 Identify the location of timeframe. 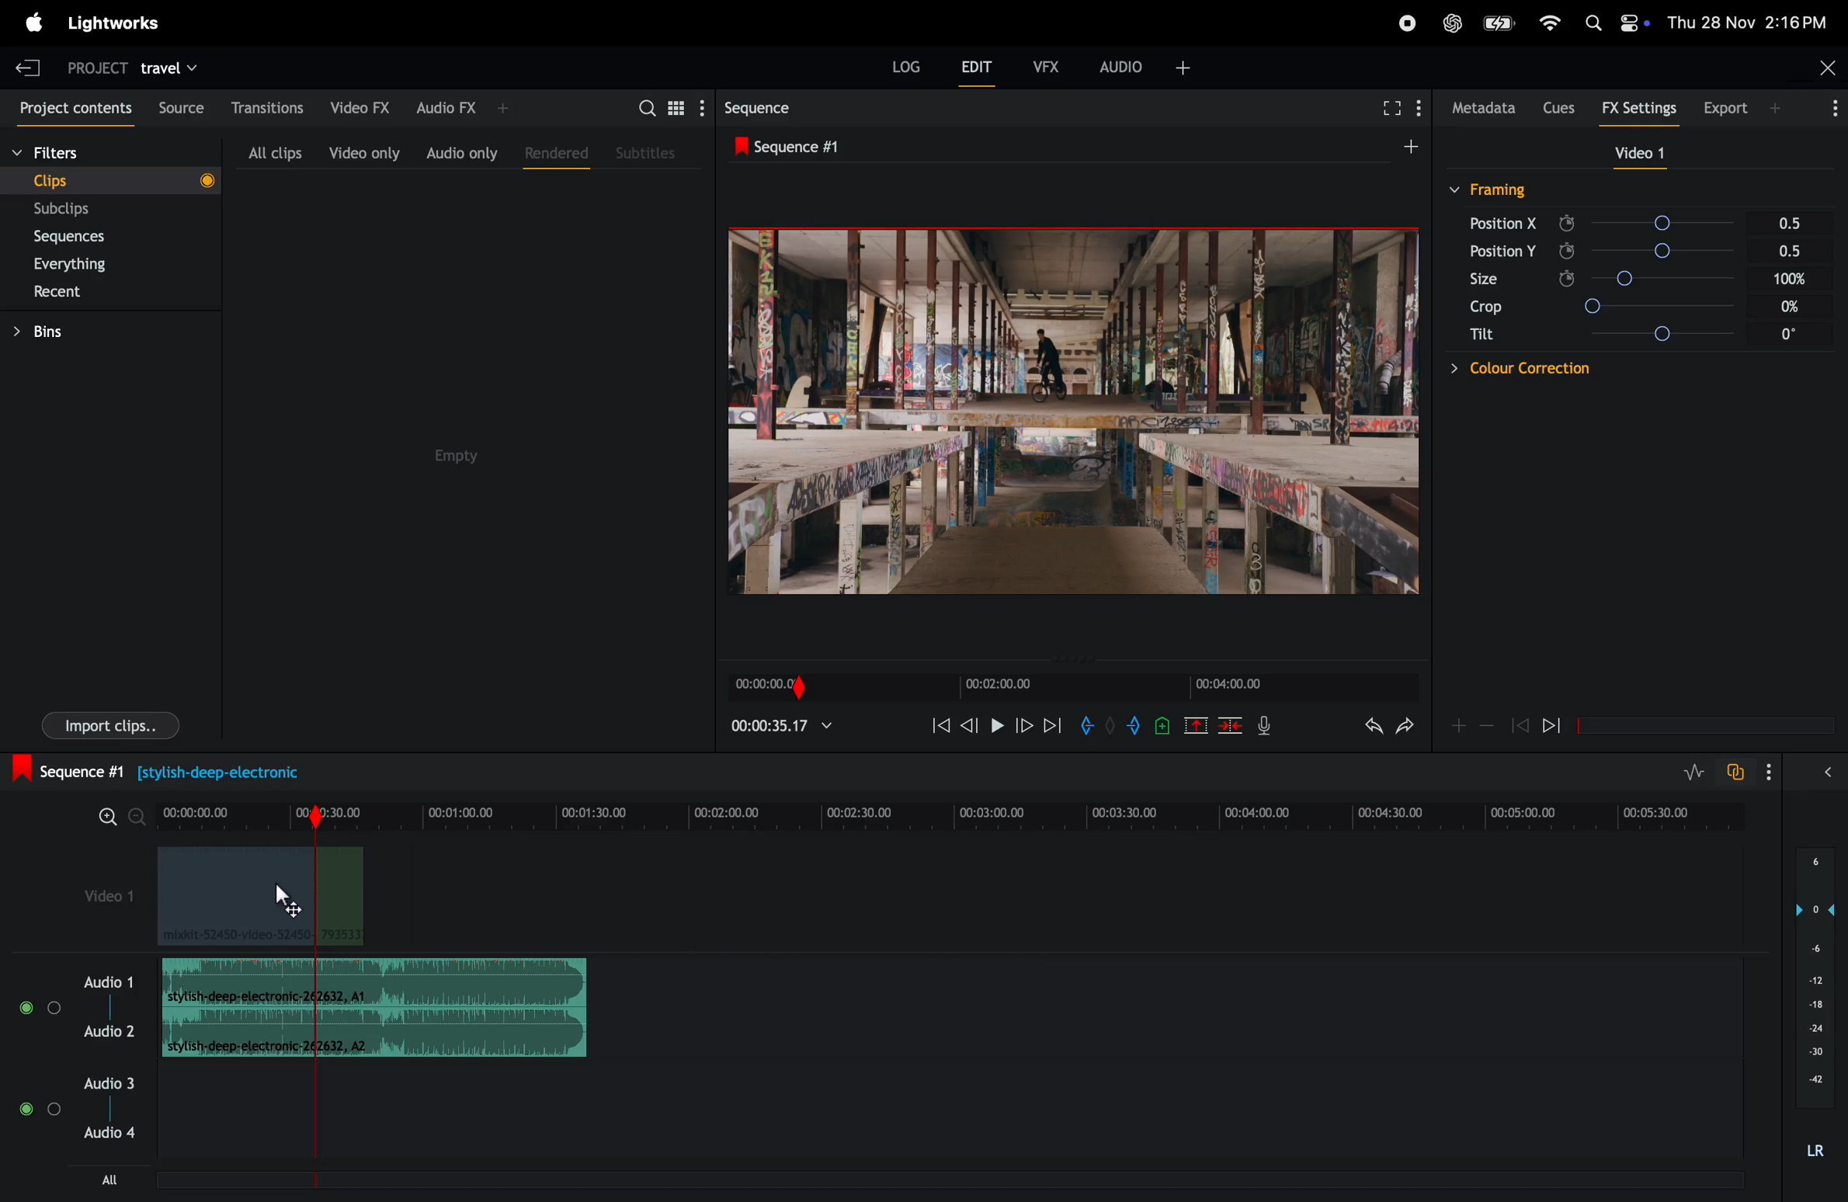
(1068, 684).